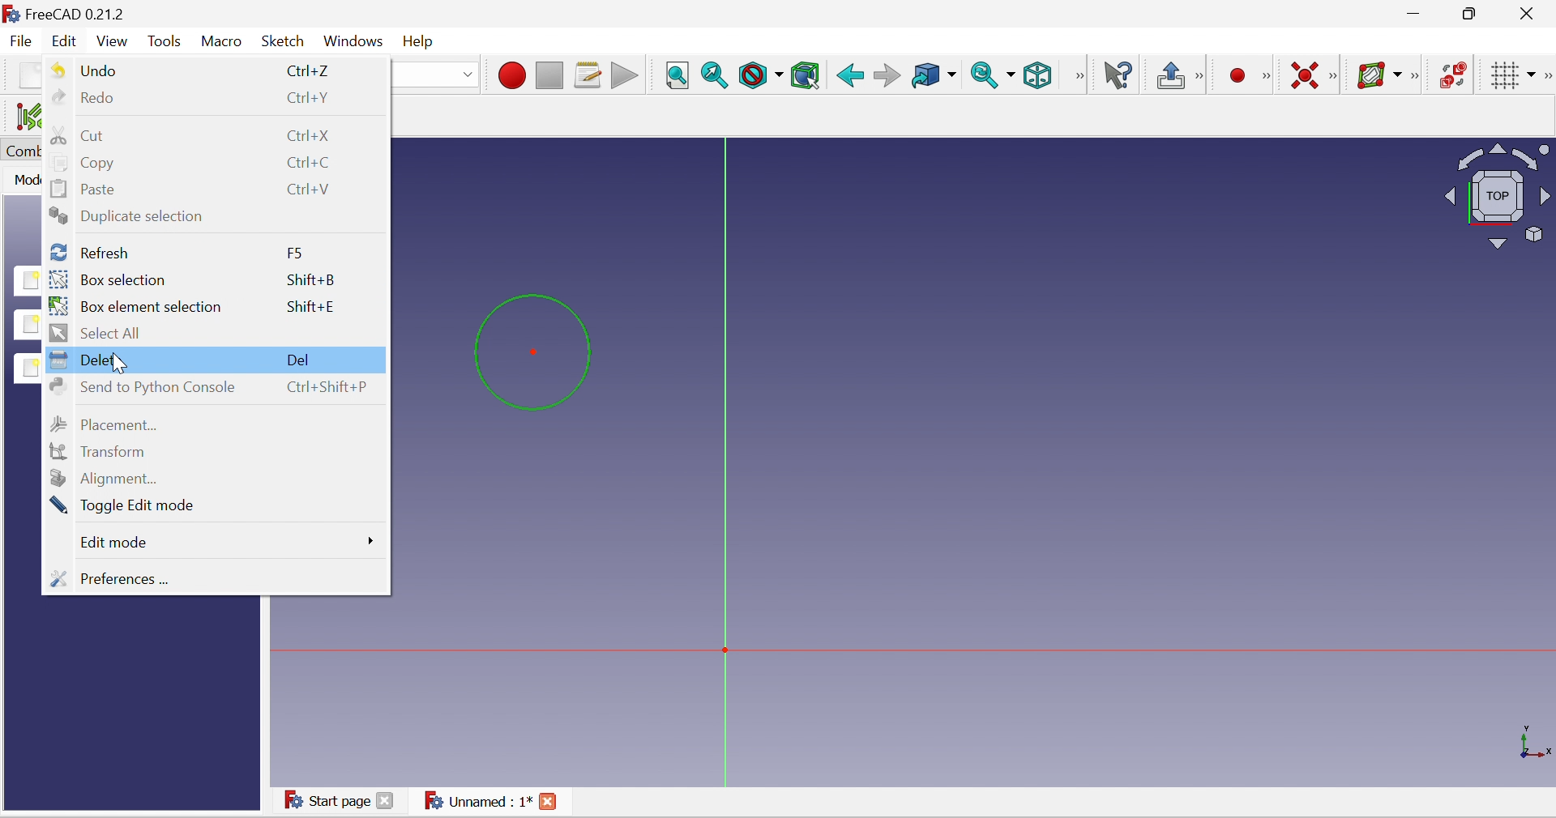 The image size is (1556, 818). Describe the element at coordinates (1546, 76) in the screenshot. I see `[Sketcher edit tools]` at that location.